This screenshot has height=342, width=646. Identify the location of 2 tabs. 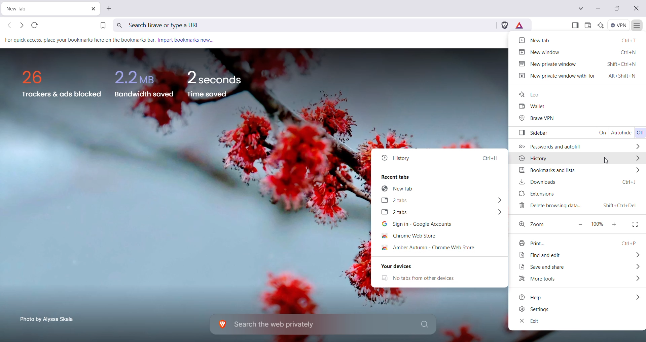
(440, 201).